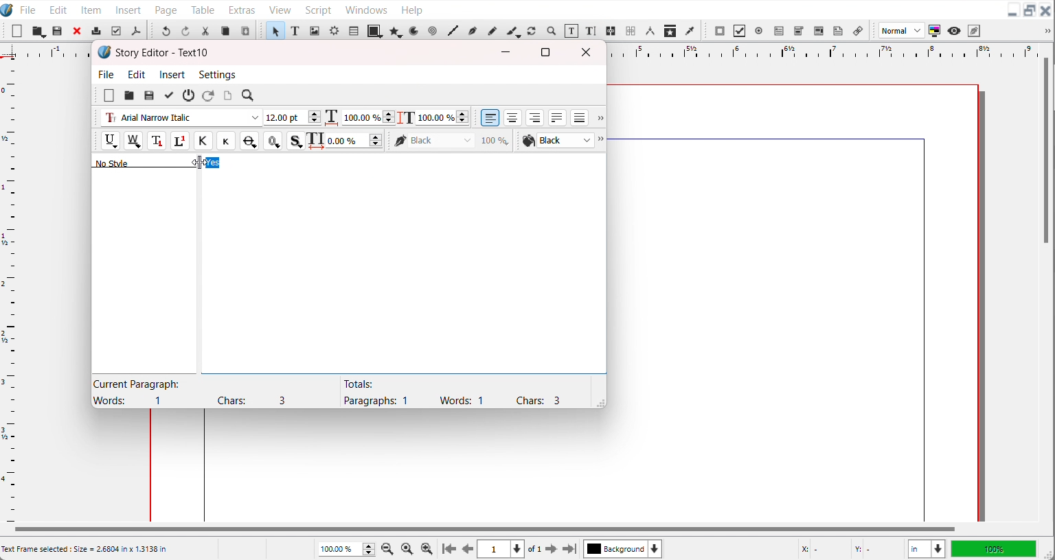 Image resolution: width=1055 pixels, height=560 pixels. Describe the element at coordinates (571, 31) in the screenshot. I see `Edit content with frame` at that location.